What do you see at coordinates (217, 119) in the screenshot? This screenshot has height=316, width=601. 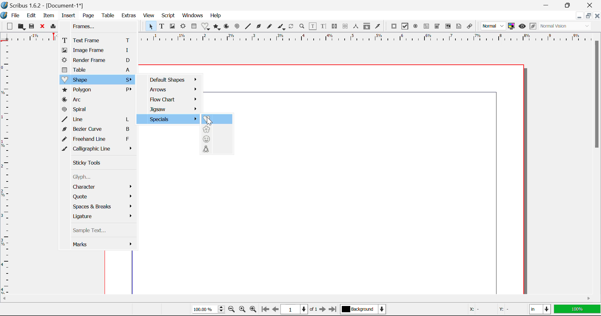 I see `Heart` at bounding box center [217, 119].